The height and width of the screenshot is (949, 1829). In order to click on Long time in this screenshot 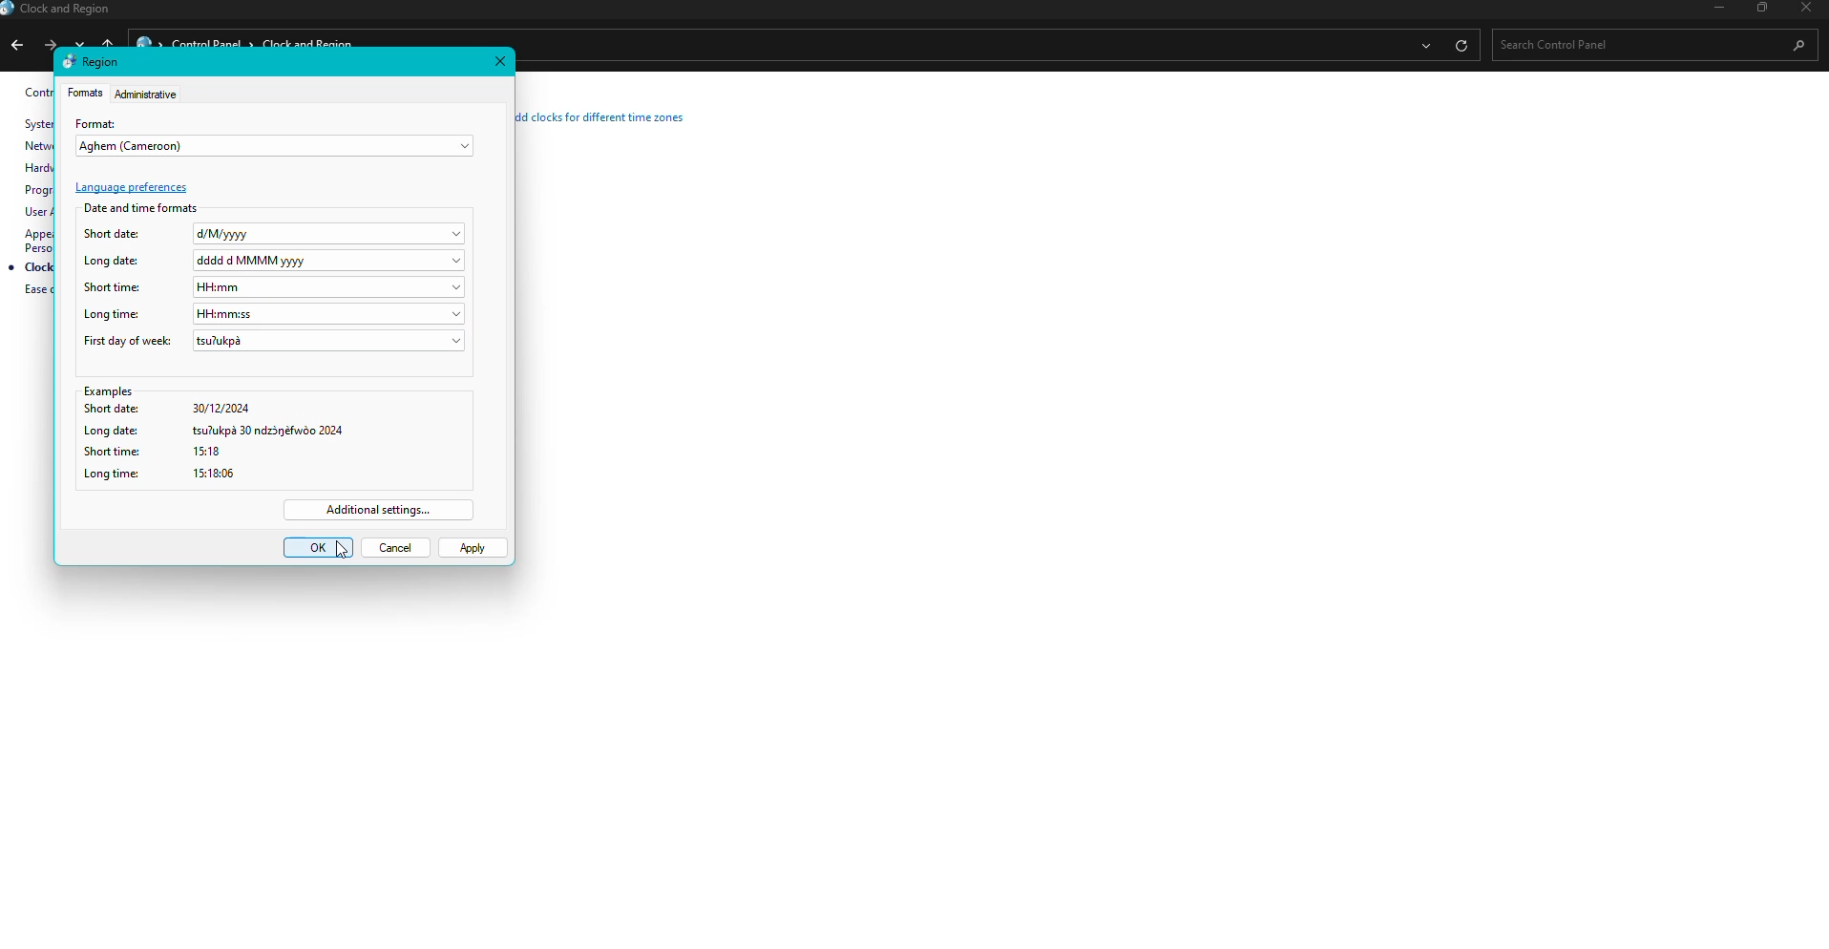, I will do `click(276, 313)`.